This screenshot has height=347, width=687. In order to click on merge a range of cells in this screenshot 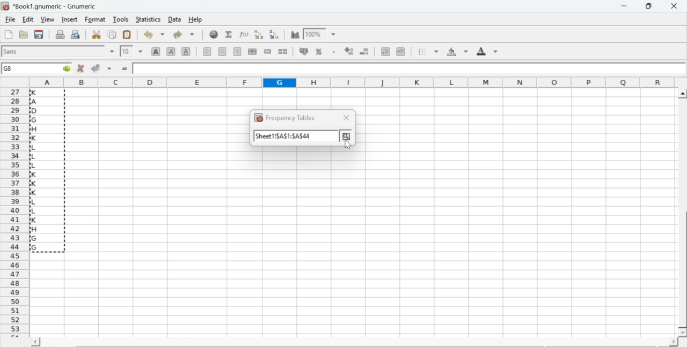, I will do `click(268, 51)`.